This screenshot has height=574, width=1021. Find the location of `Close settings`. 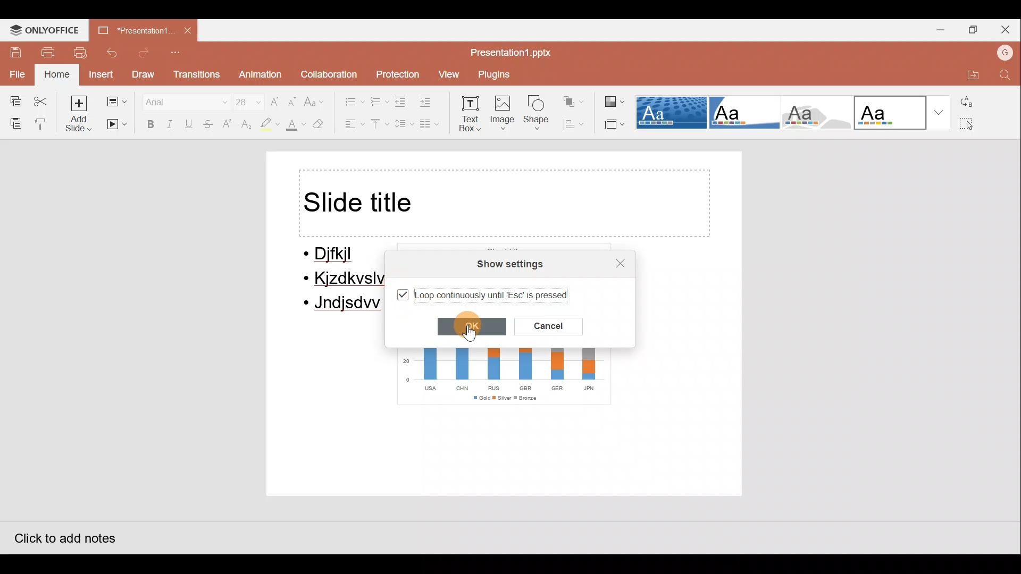

Close settings is located at coordinates (616, 263).